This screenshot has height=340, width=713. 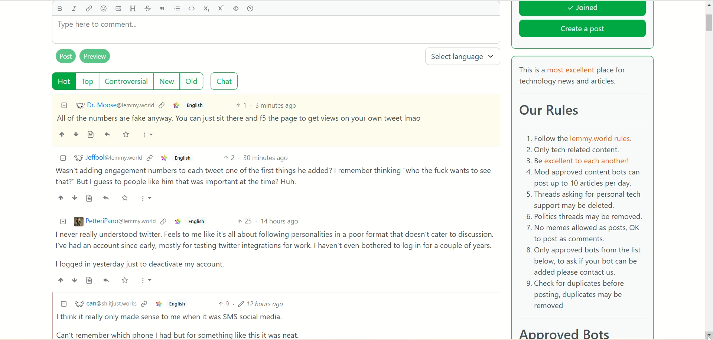 I want to click on Collapse, so click(x=64, y=105).